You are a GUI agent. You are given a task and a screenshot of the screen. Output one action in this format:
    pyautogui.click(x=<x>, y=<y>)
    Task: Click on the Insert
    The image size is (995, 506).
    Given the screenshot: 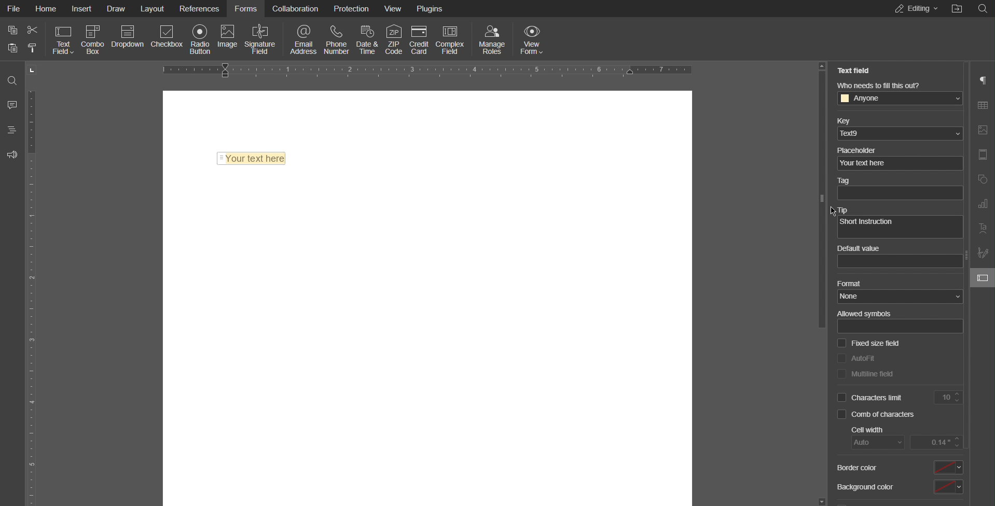 What is the action you would take?
    pyautogui.click(x=80, y=8)
    